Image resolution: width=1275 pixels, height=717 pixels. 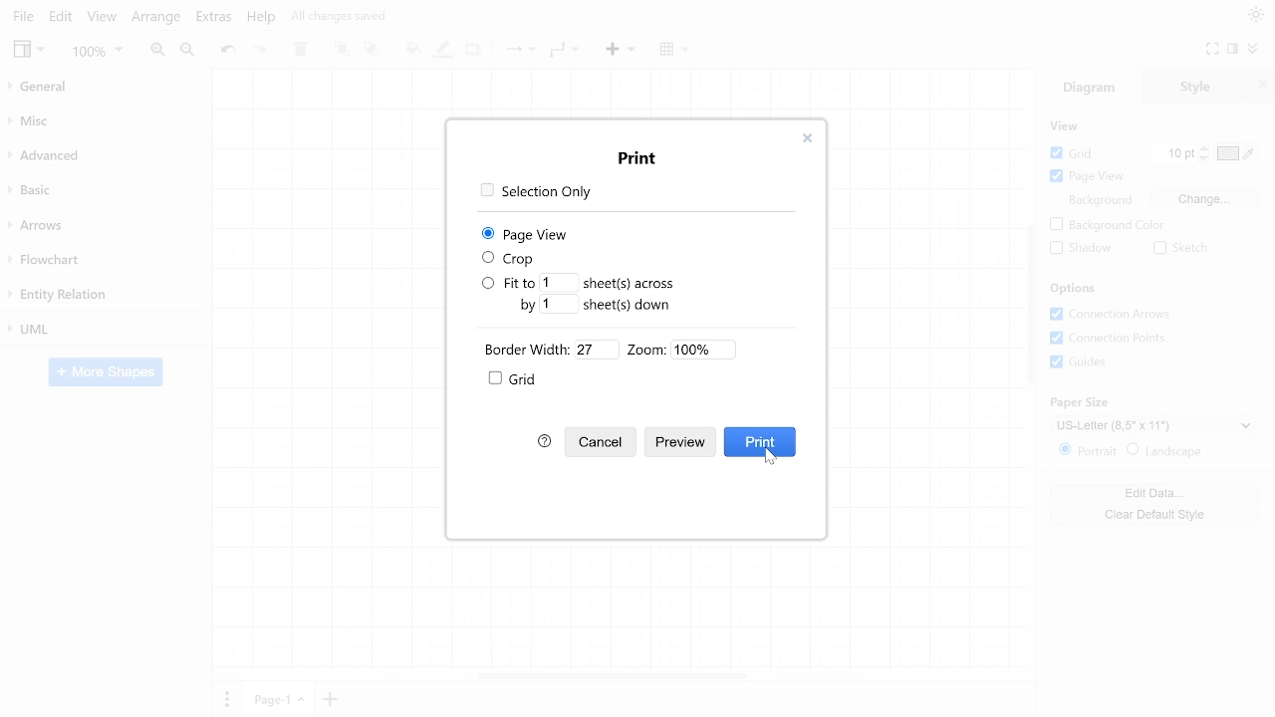 I want to click on Grid, so click(x=515, y=379).